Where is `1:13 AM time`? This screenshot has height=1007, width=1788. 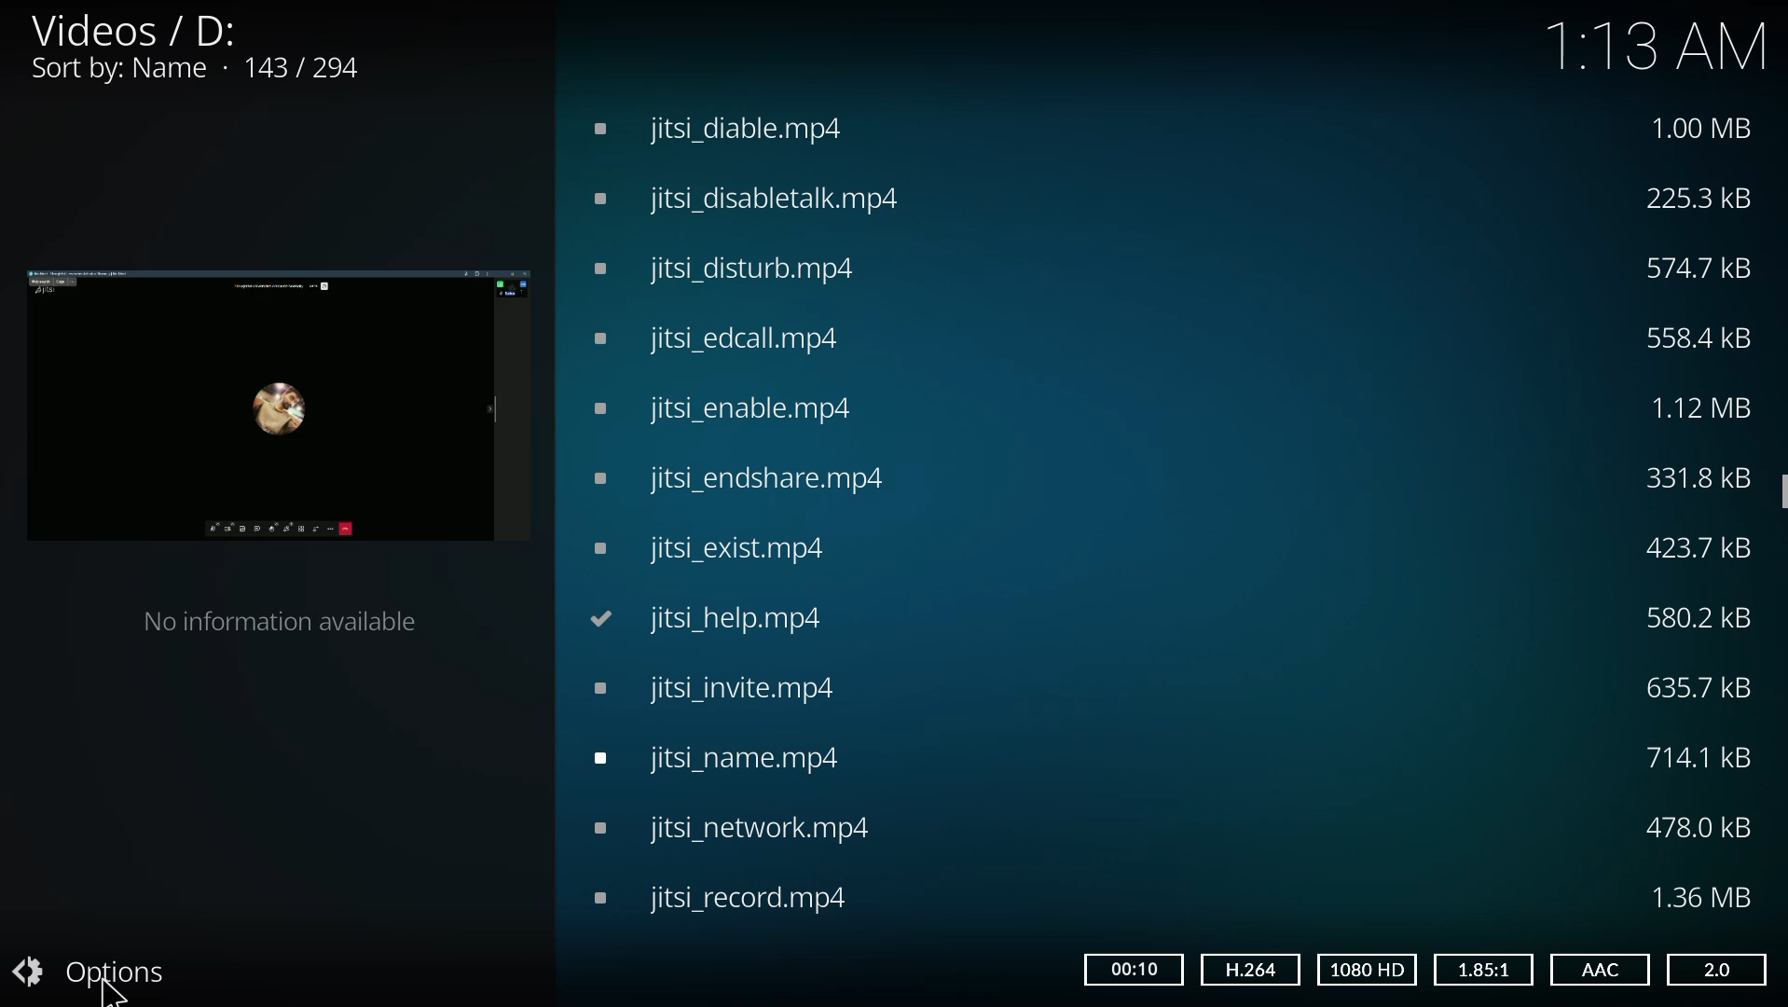 1:13 AM time is located at coordinates (1659, 48).